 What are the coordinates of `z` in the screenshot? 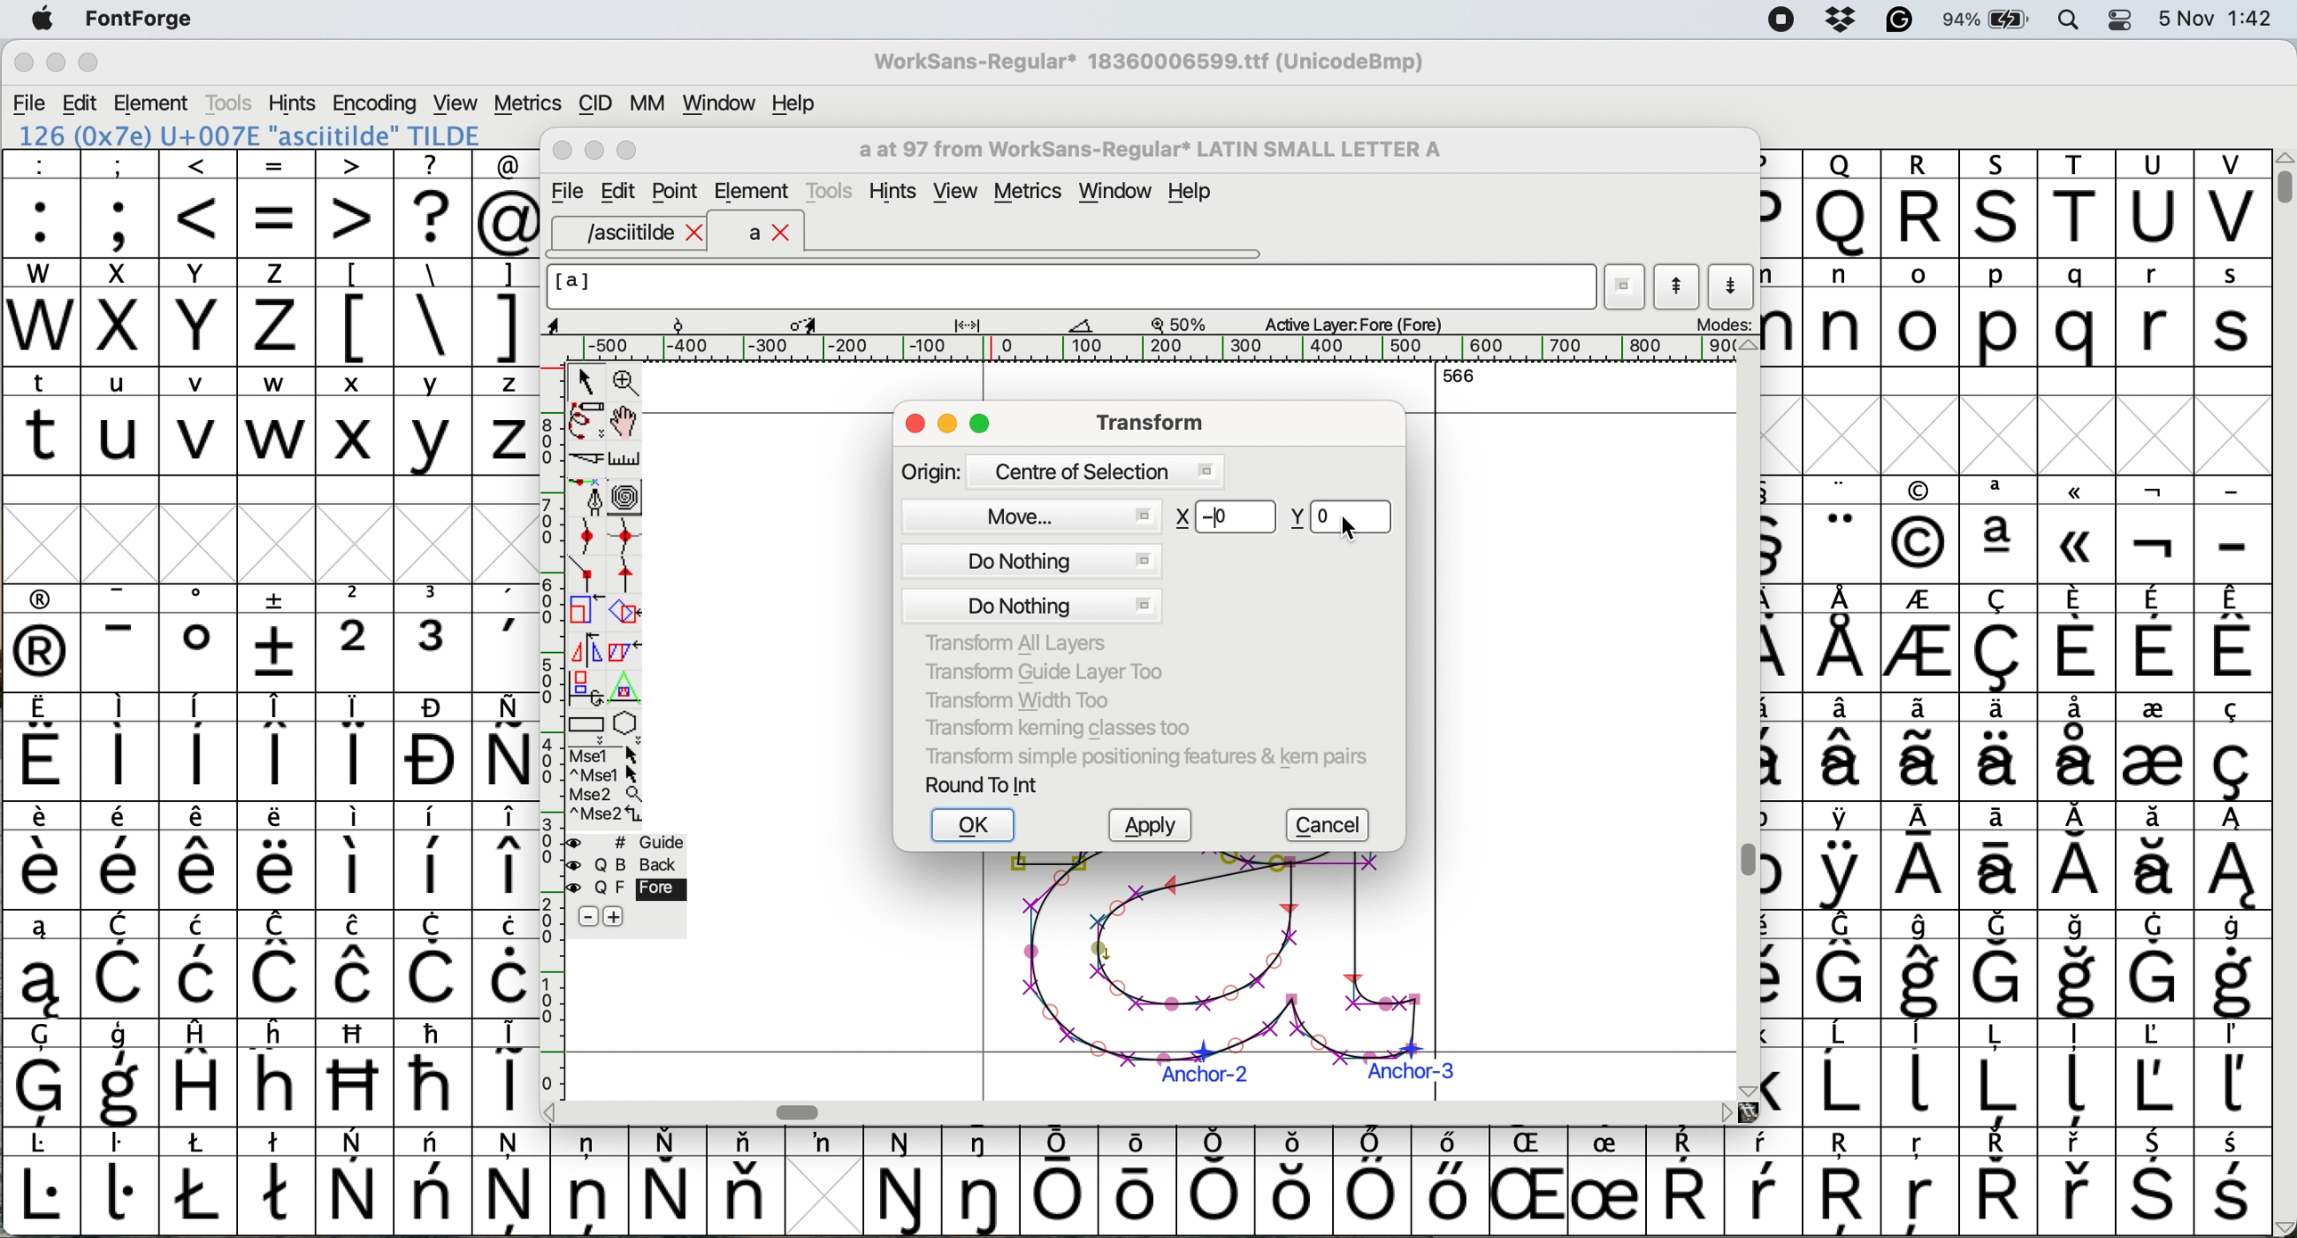 It's located at (506, 420).